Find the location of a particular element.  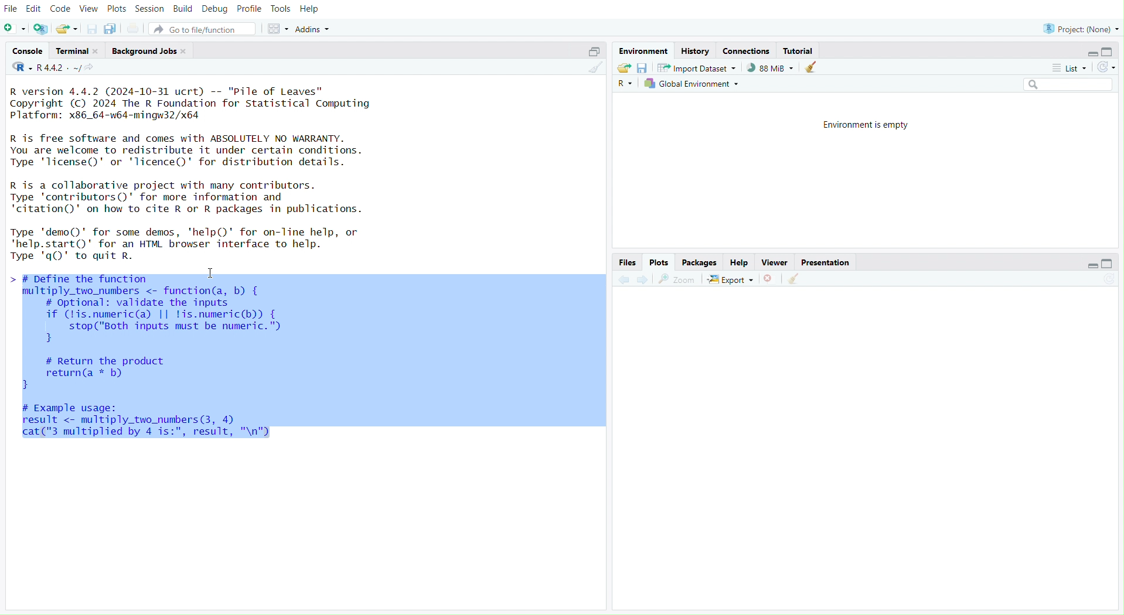

Minimize is located at coordinates (1092, 53).